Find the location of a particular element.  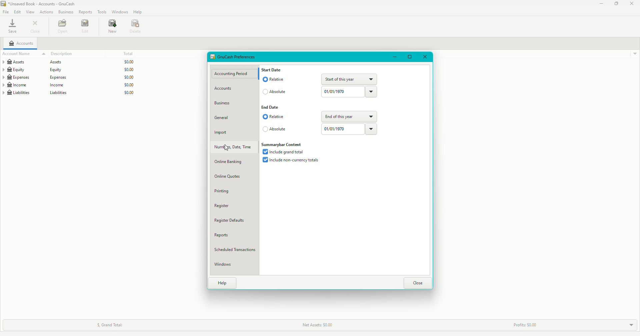

Total is located at coordinates (130, 54).